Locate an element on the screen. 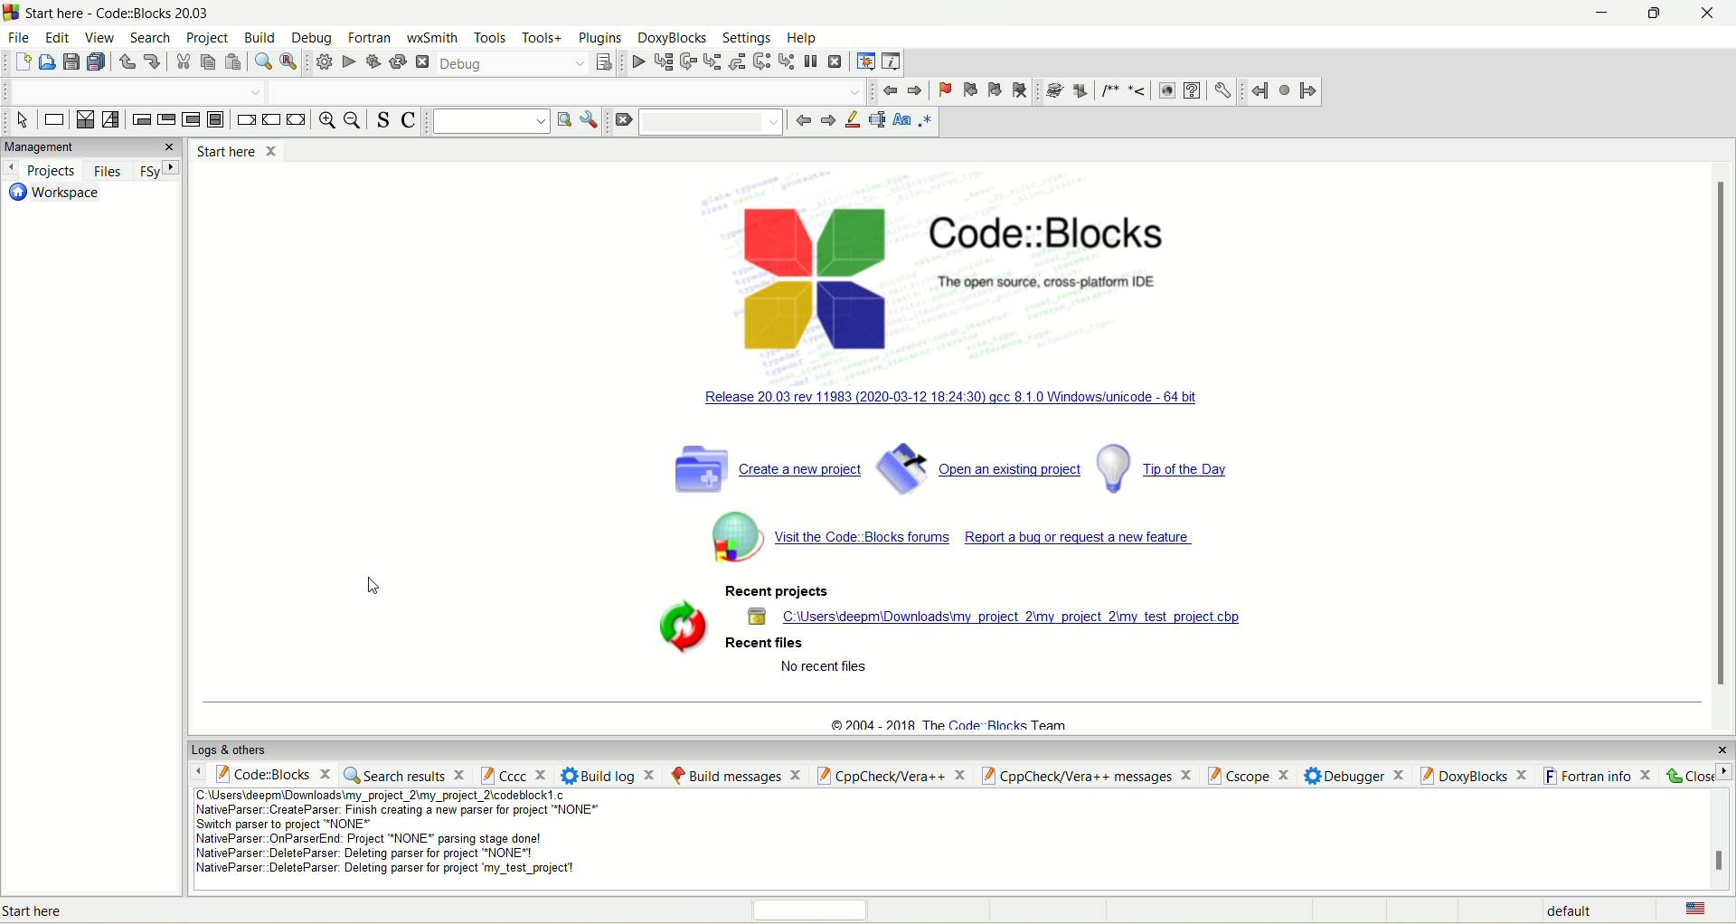 The image size is (1736, 924). report a bug is located at coordinates (1094, 543).